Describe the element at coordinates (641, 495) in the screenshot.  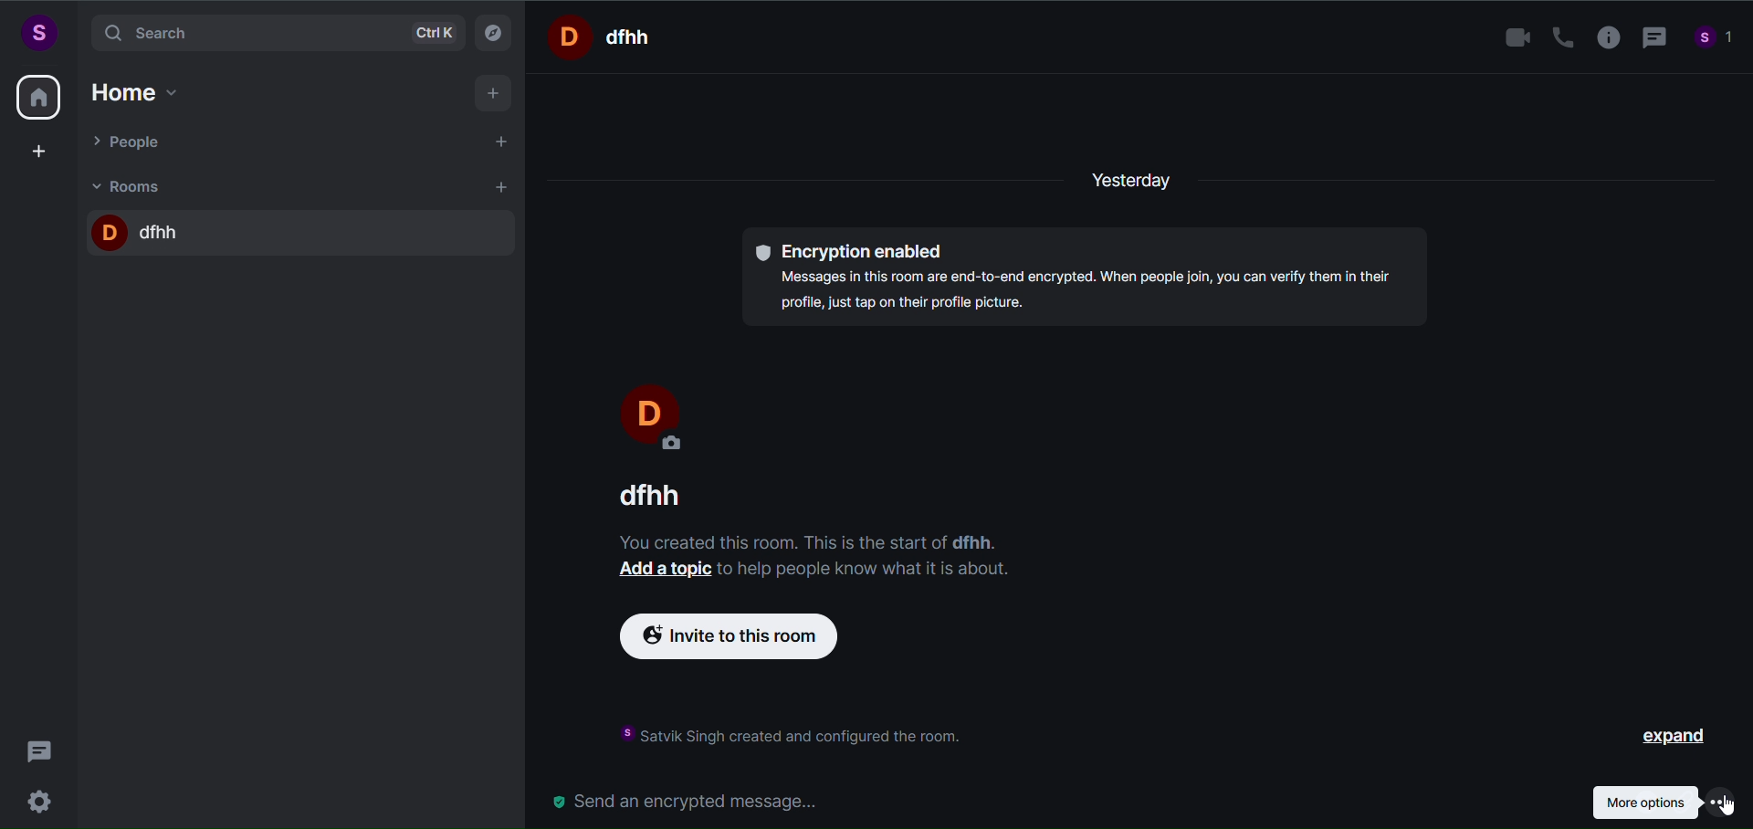
I see `room name` at that location.